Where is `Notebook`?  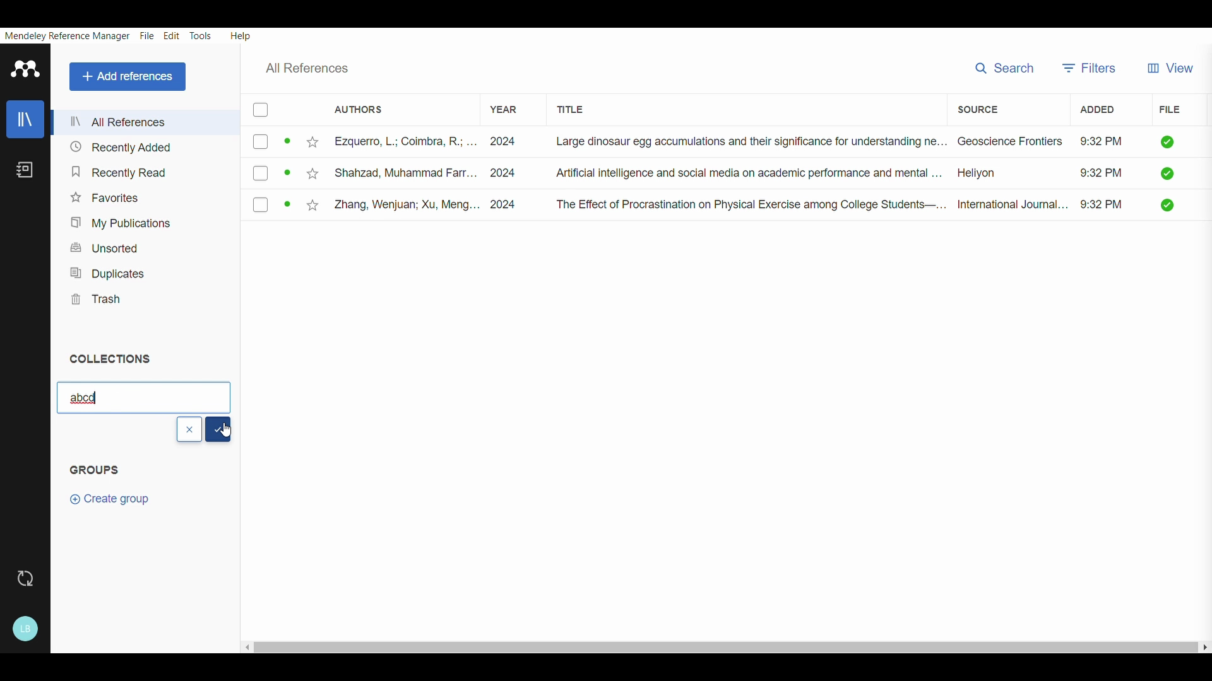
Notebook is located at coordinates (27, 172).